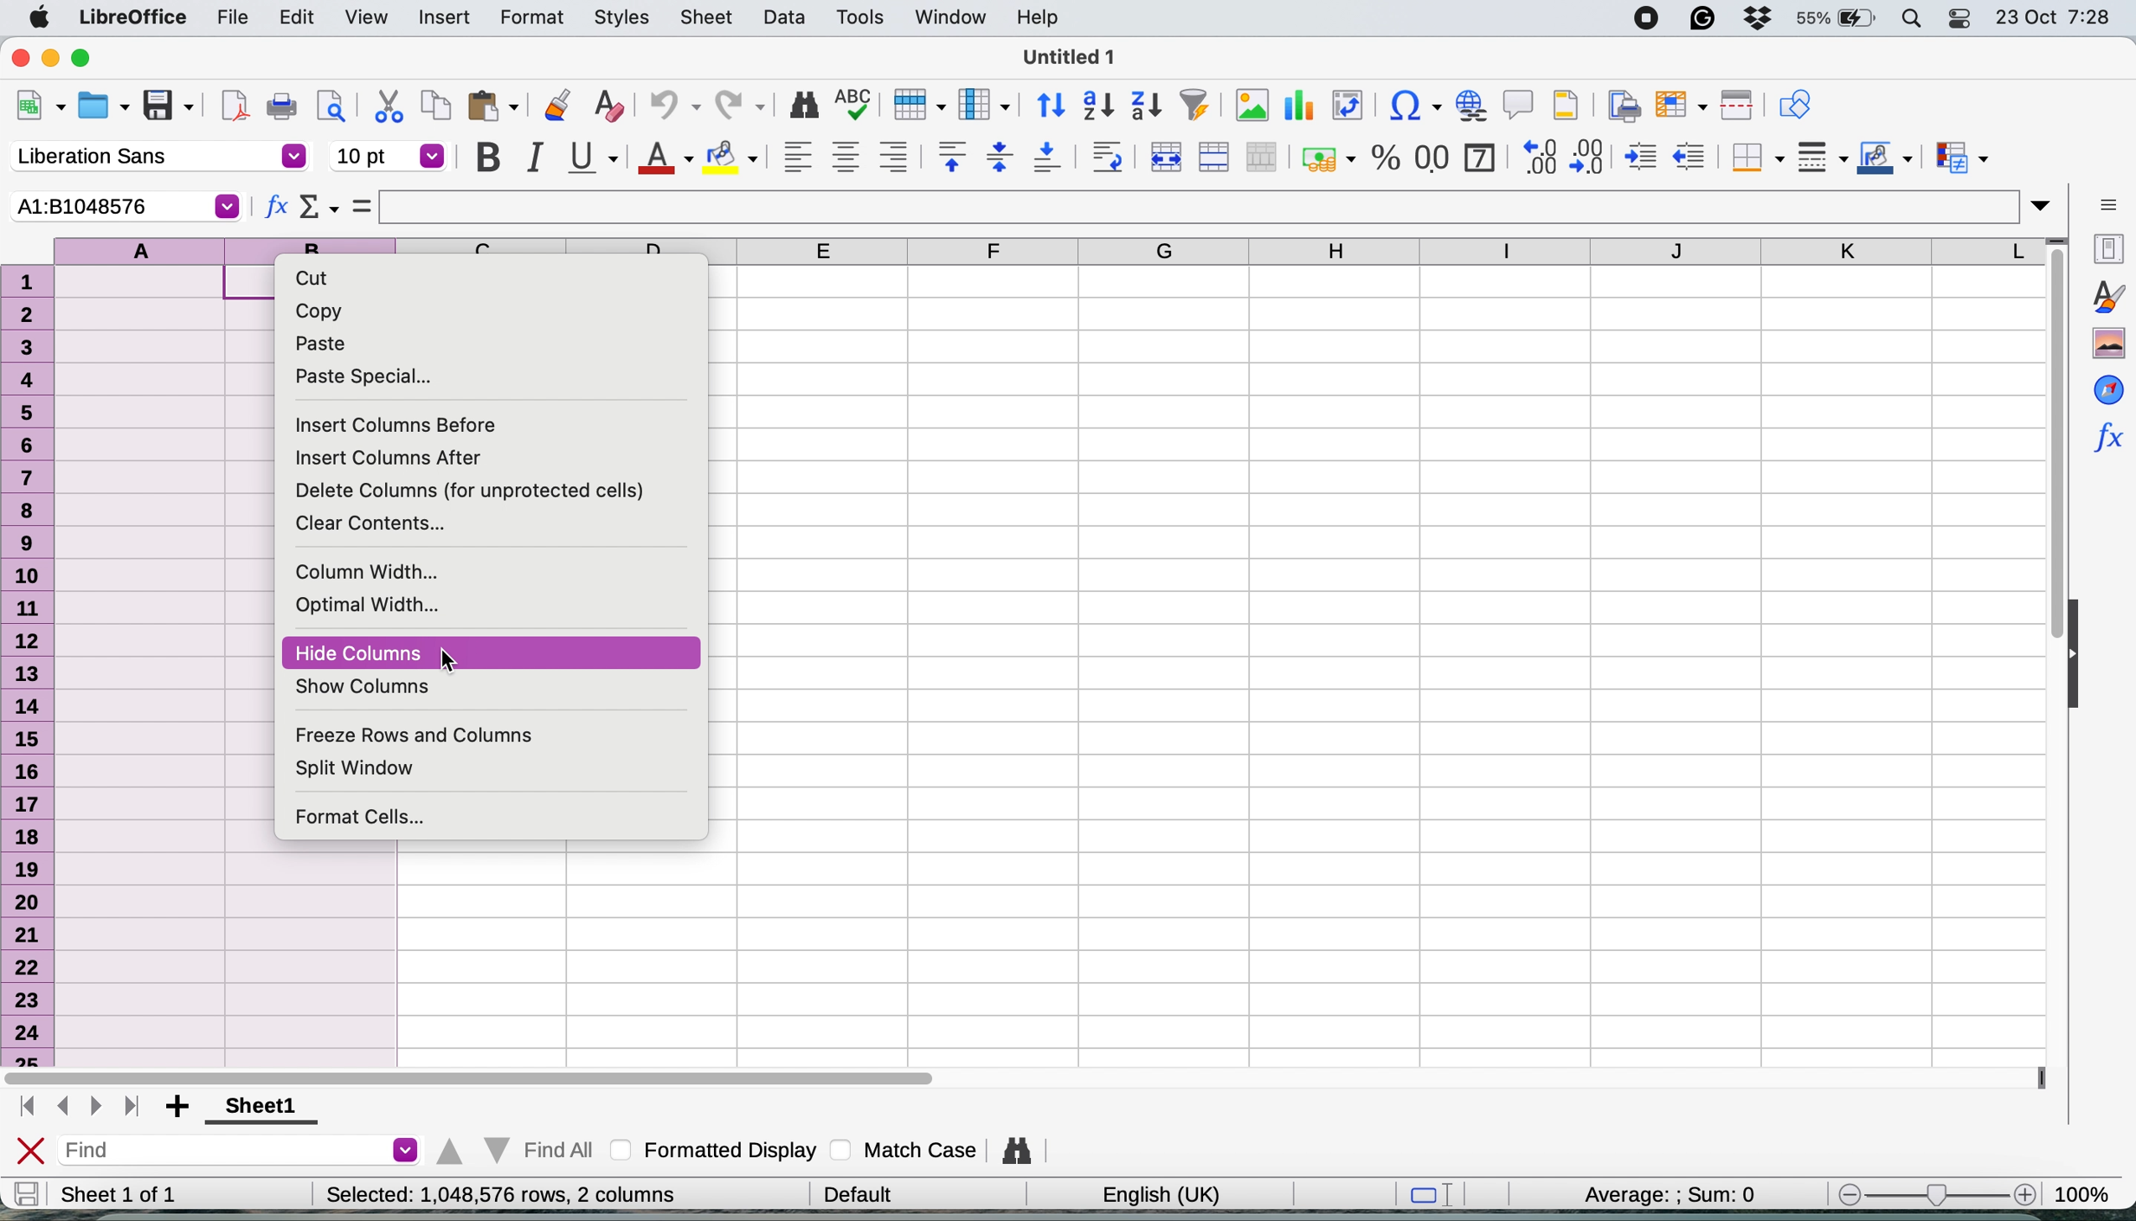  Describe the element at coordinates (331, 313) in the screenshot. I see `copy` at that location.